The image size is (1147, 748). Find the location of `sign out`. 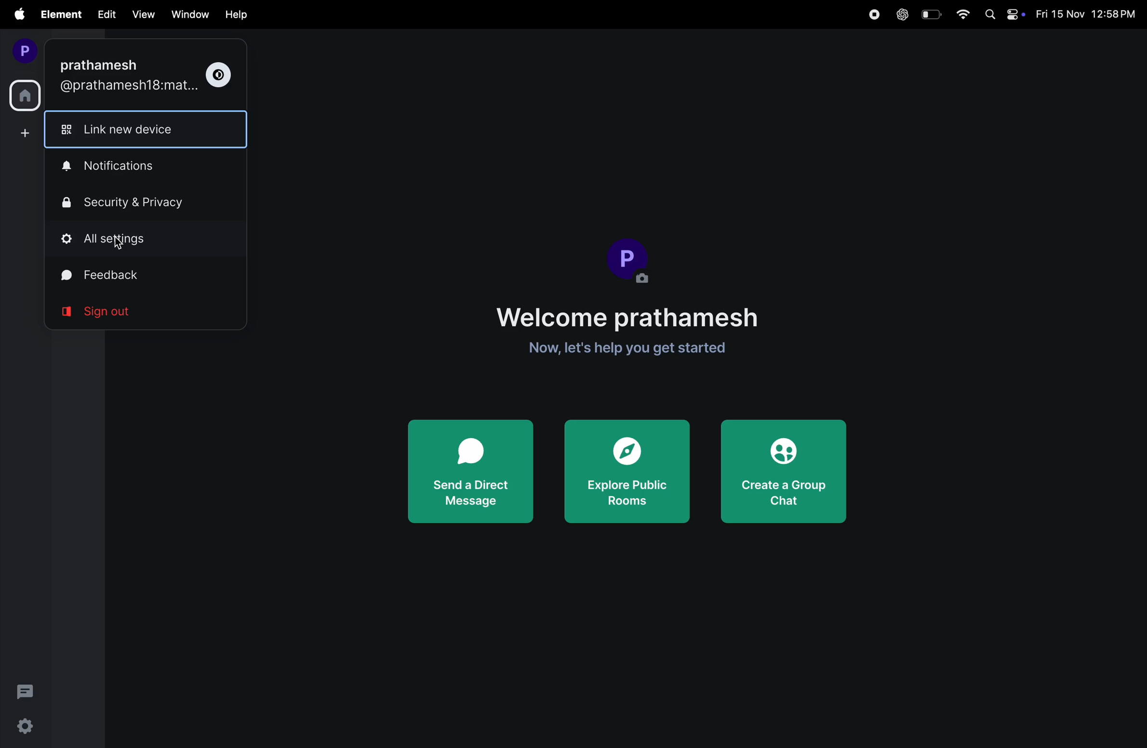

sign out is located at coordinates (147, 313).